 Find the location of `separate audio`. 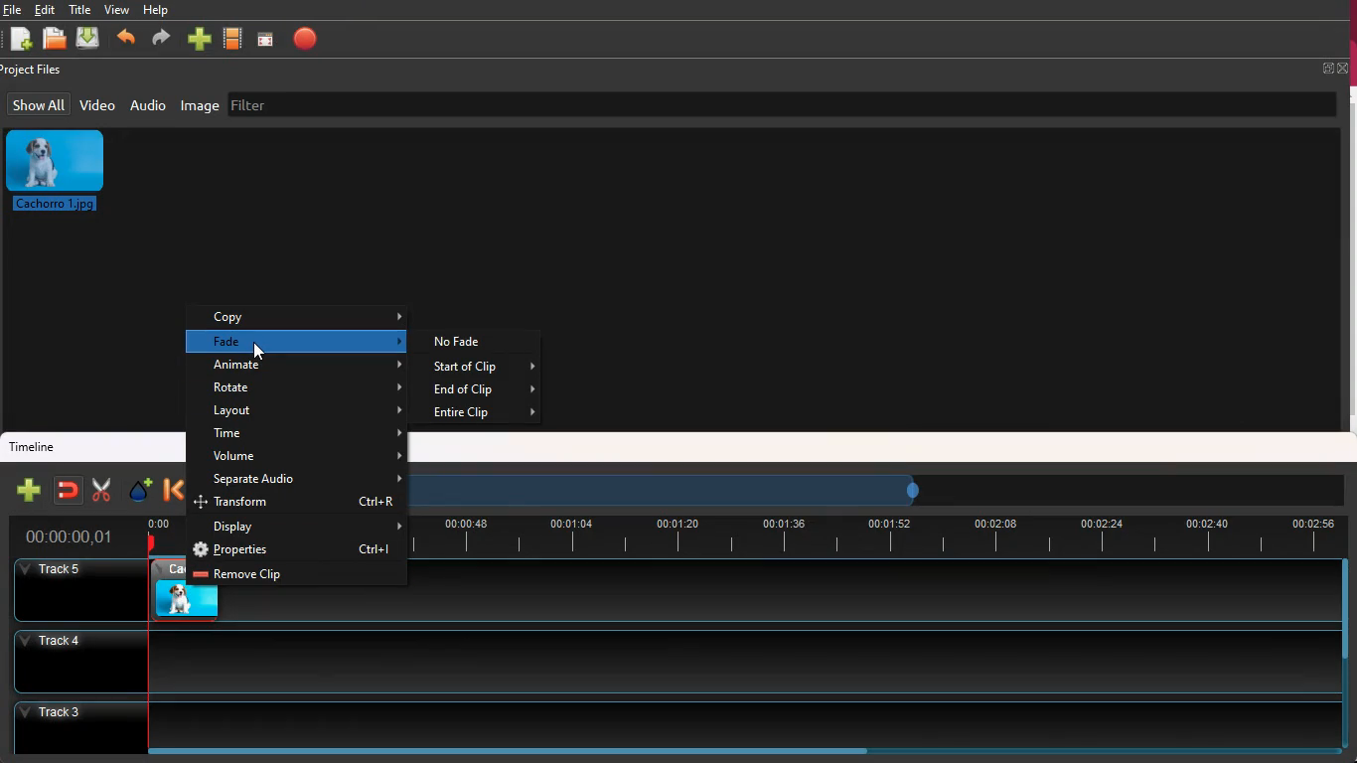

separate audio is located at coordinates (299, 480).